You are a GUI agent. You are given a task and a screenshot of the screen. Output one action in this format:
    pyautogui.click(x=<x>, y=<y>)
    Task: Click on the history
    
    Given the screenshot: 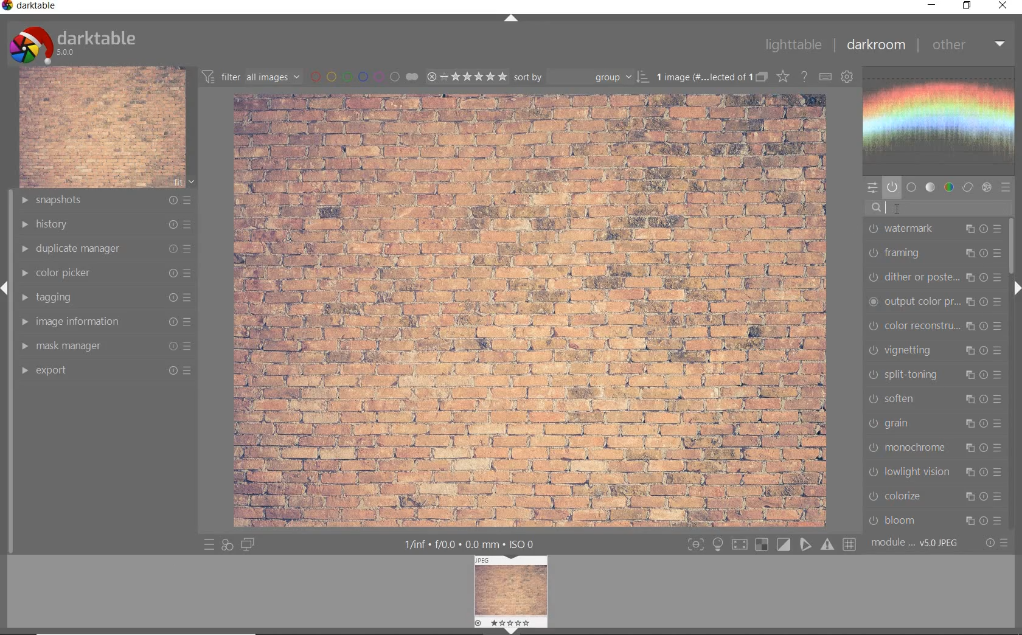 What is the action you would take?
    pyautogui.click(x=108, y=224)
    